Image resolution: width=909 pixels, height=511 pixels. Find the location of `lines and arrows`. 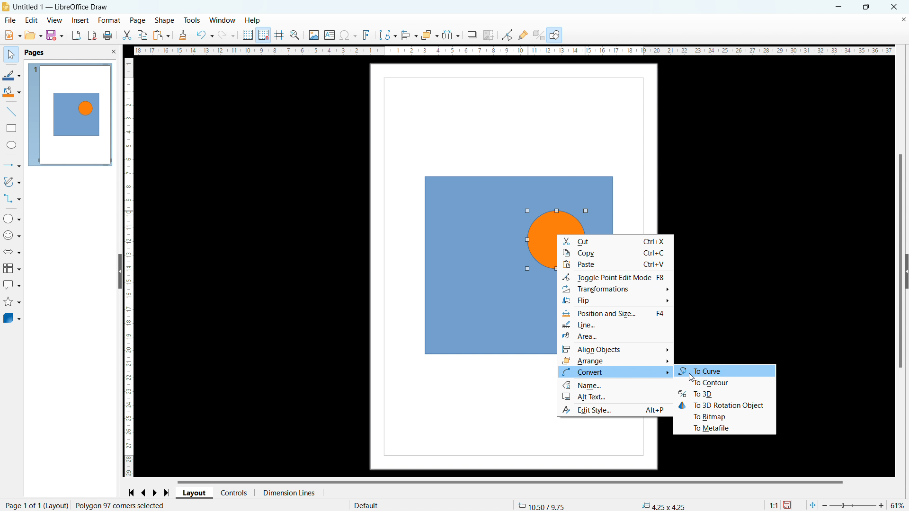

lines and arrows is located at coordinates (12, 166).